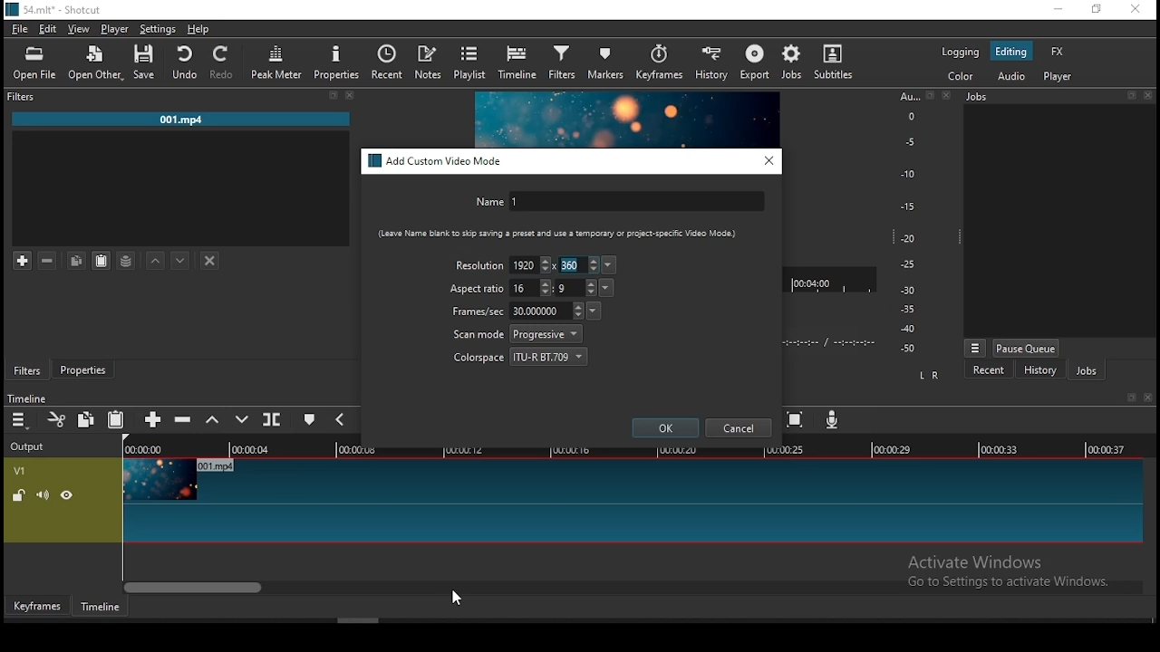 The height and width of the screenshot is (652, 1160). Describe the element at coordinates (43, 494) in the screenshot. I see `volume` at that location.